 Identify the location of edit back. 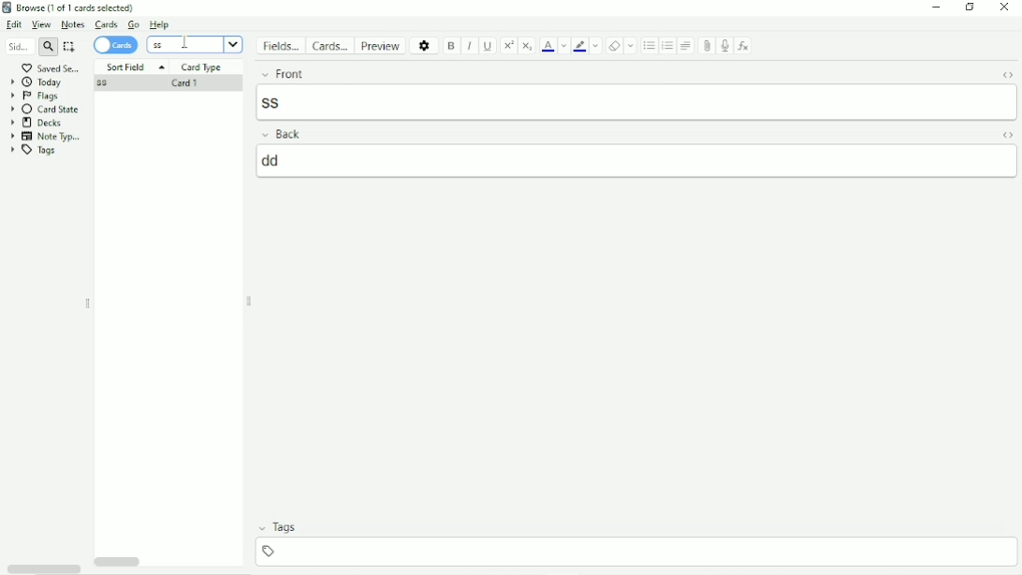
(638, 160).